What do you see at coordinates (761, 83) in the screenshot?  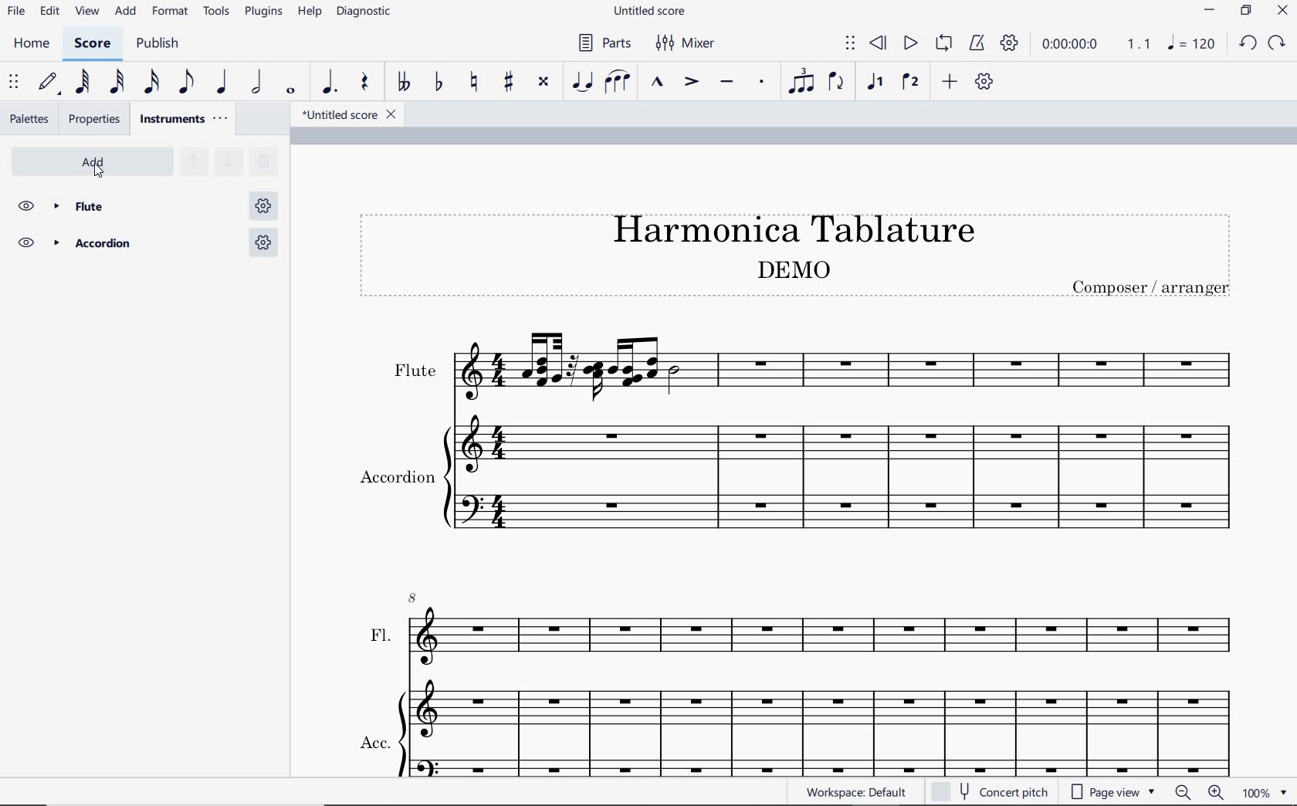 I see `staccato` at bounding box center [761, 83].